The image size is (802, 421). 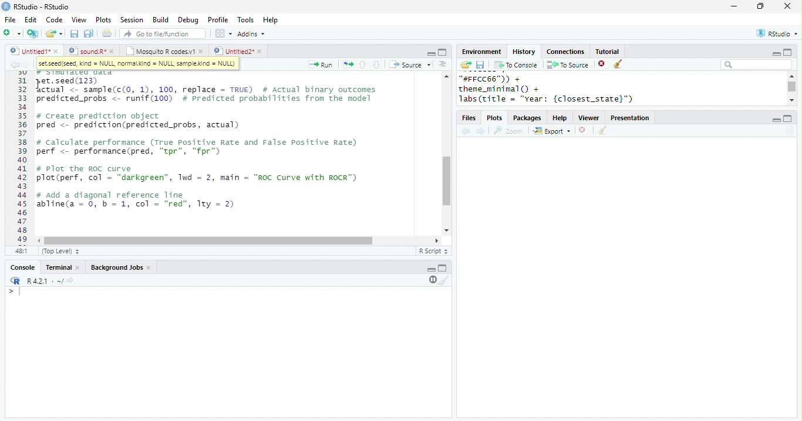 What do you see at coordinates (760, 6) in the screenshot?
I see `resize` at bounding box center [760, 6].